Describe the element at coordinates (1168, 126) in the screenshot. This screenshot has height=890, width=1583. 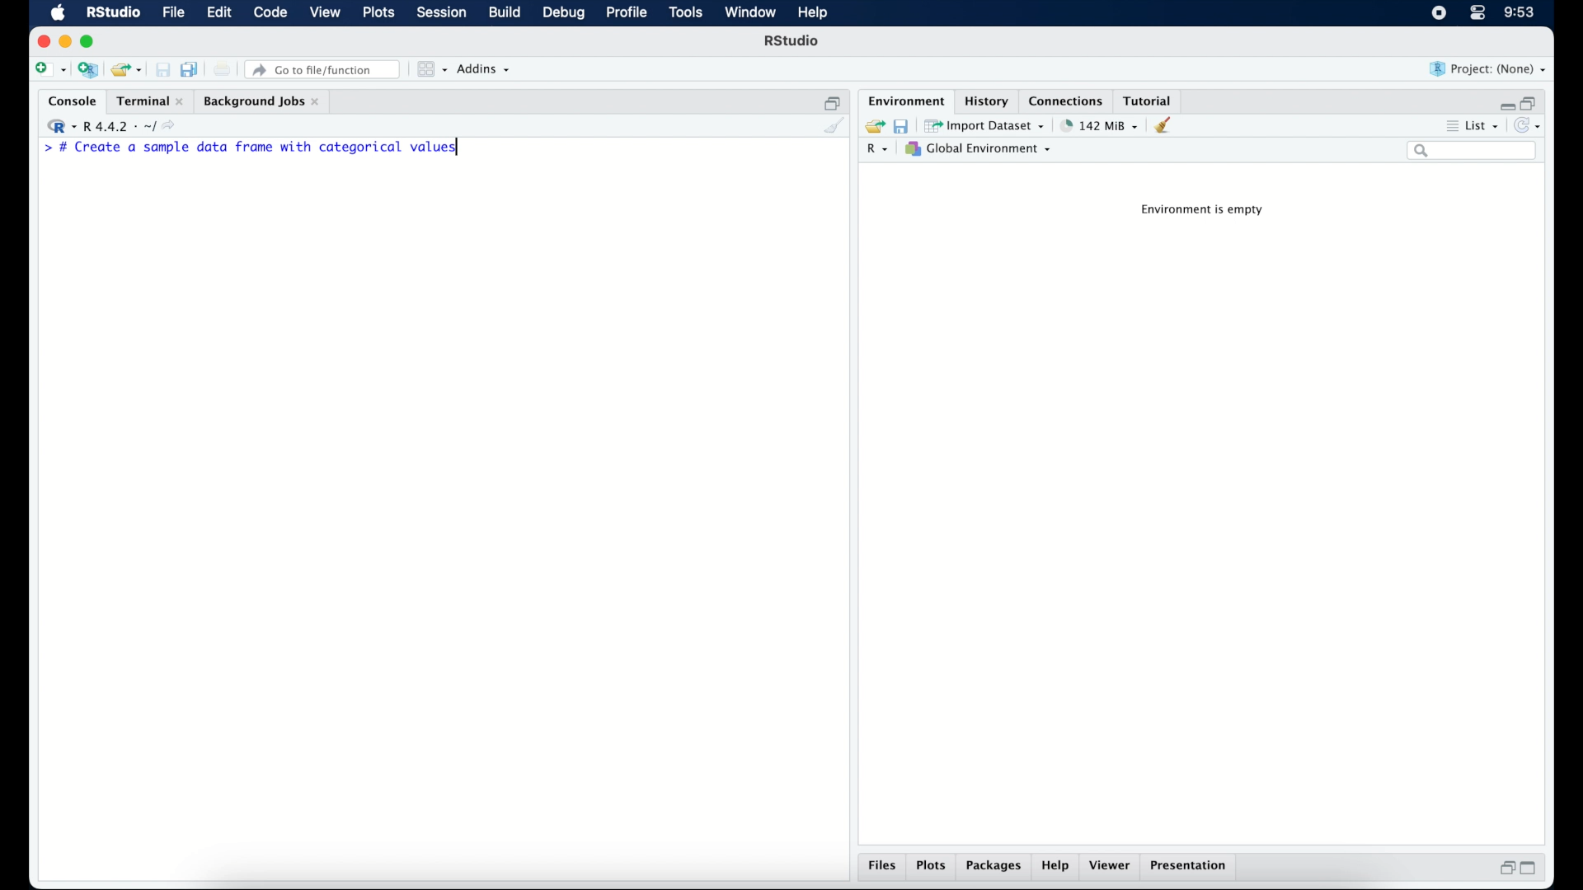
I see `clear` at that location.